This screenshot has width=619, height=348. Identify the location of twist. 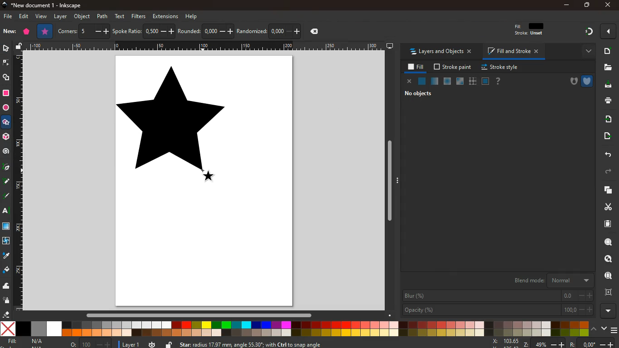
(7, 242).